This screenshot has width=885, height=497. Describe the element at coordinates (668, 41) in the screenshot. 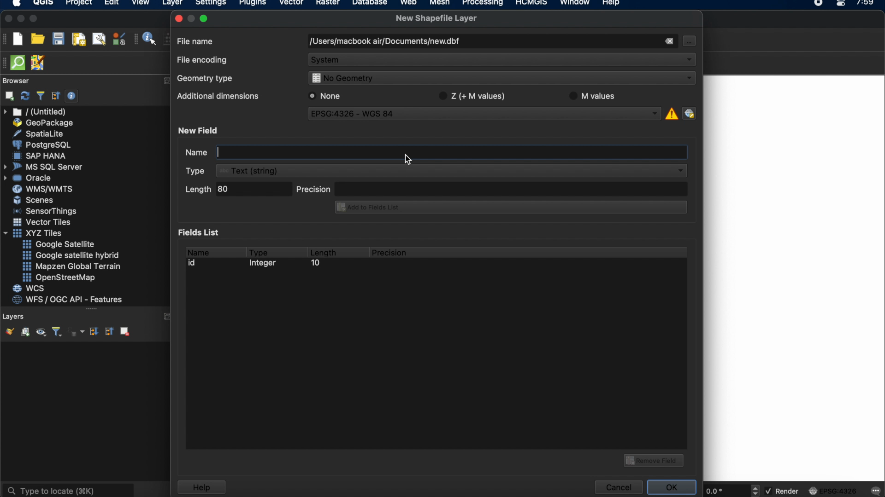

I see `remove` at that location.